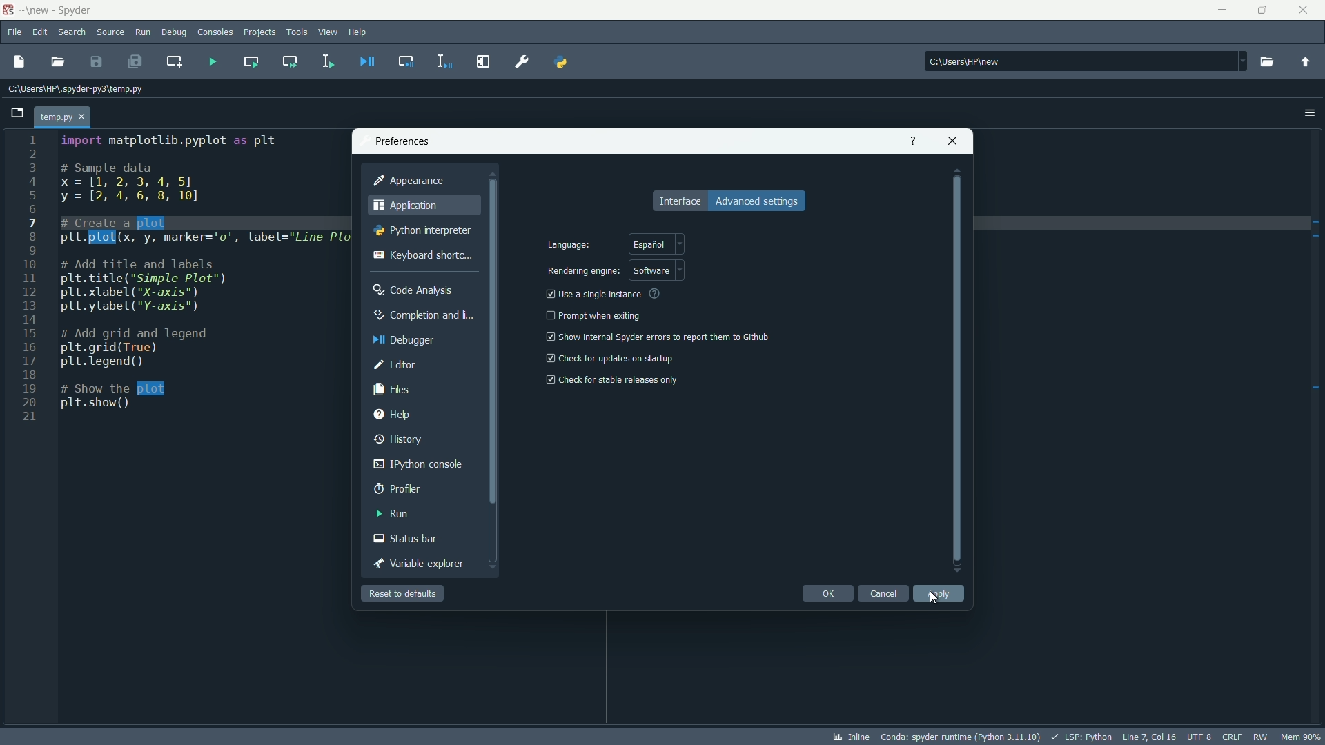 The image size is (1325, 745). I want to click on keyboard shortcut, so click(421, 254).